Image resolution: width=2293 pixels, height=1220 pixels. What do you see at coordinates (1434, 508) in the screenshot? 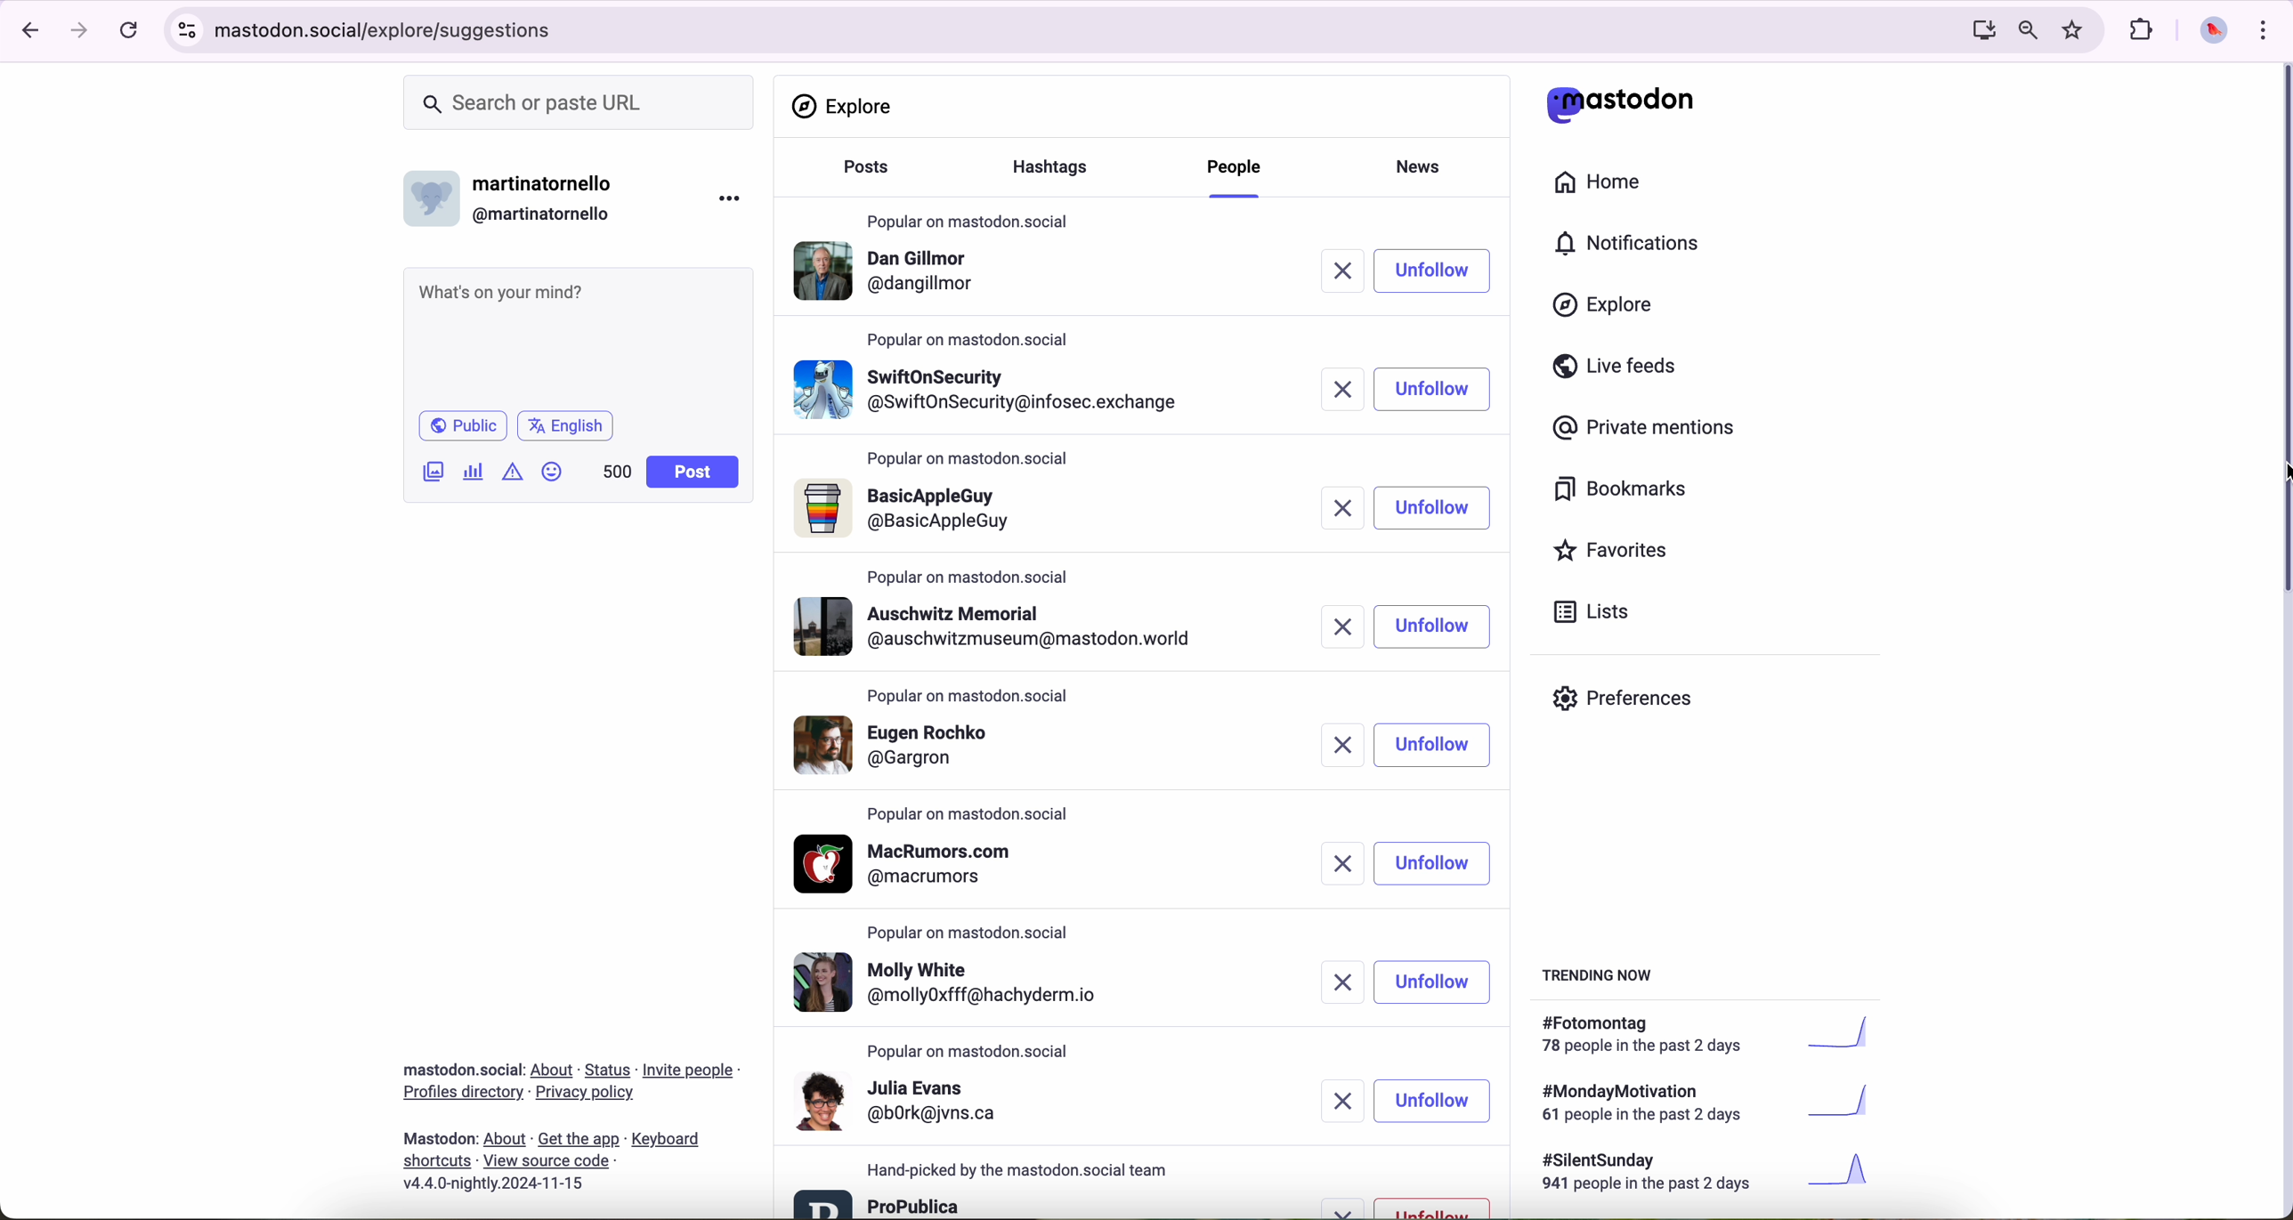
I see `unfollow` at bounding box center [1434, 508].